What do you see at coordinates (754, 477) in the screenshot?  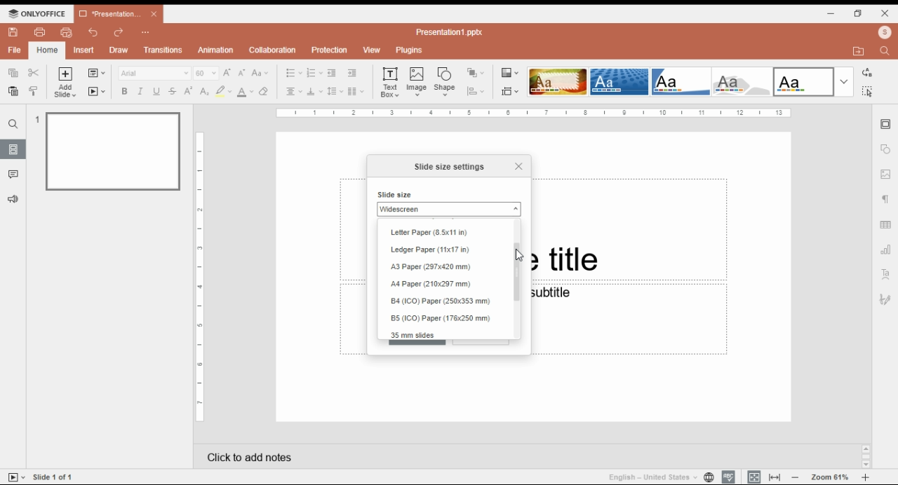 I see `fit to slide` at bounding box center [754, 477].